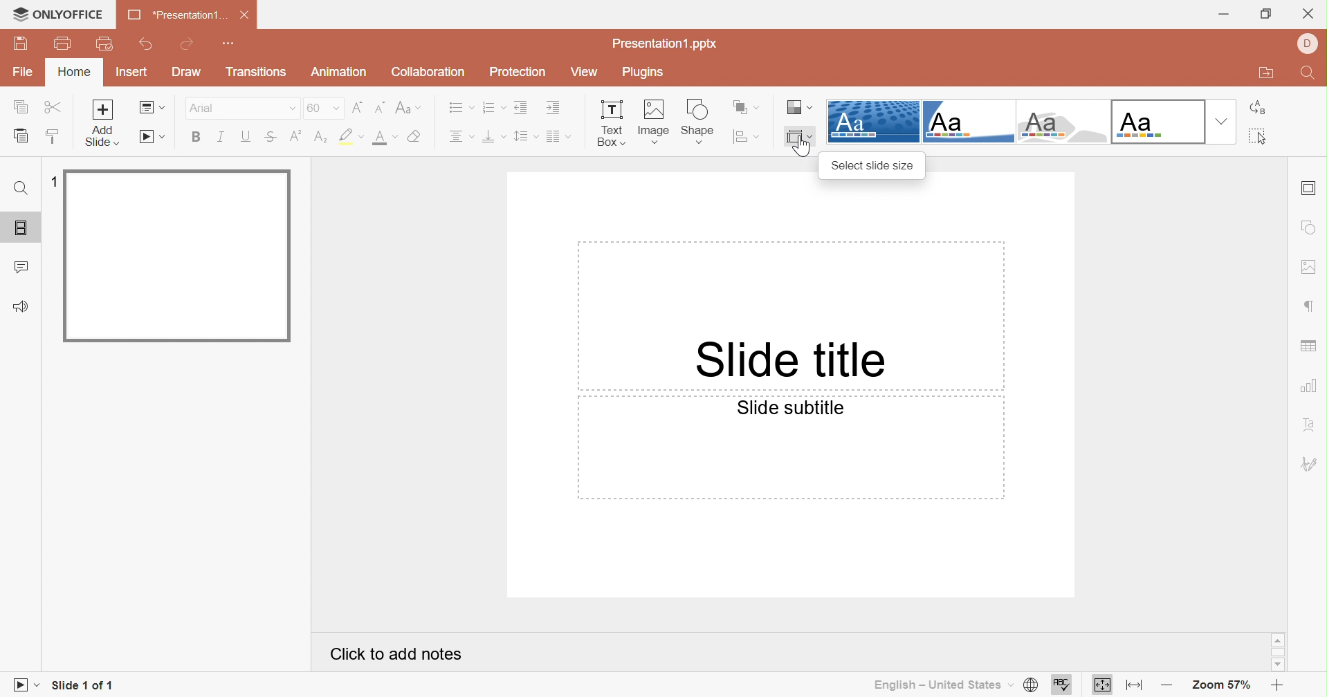  I want to click on Subscript, so click(320, 137).